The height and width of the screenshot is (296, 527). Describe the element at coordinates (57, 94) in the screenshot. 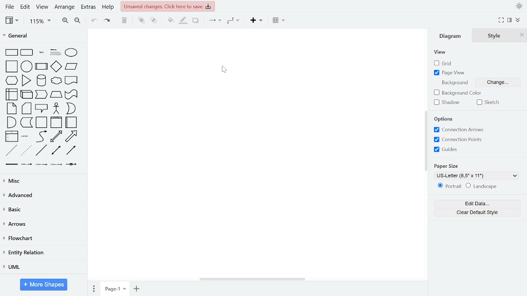

I see `trapezoid` at that location.